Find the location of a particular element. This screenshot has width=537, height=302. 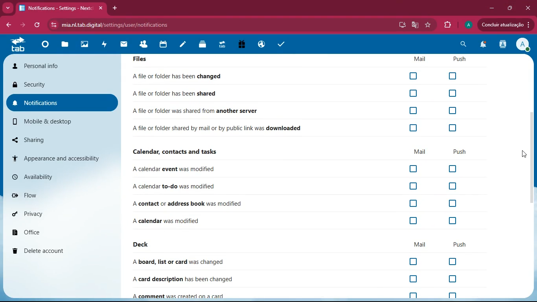

profile is located at coordinates (467, 25).